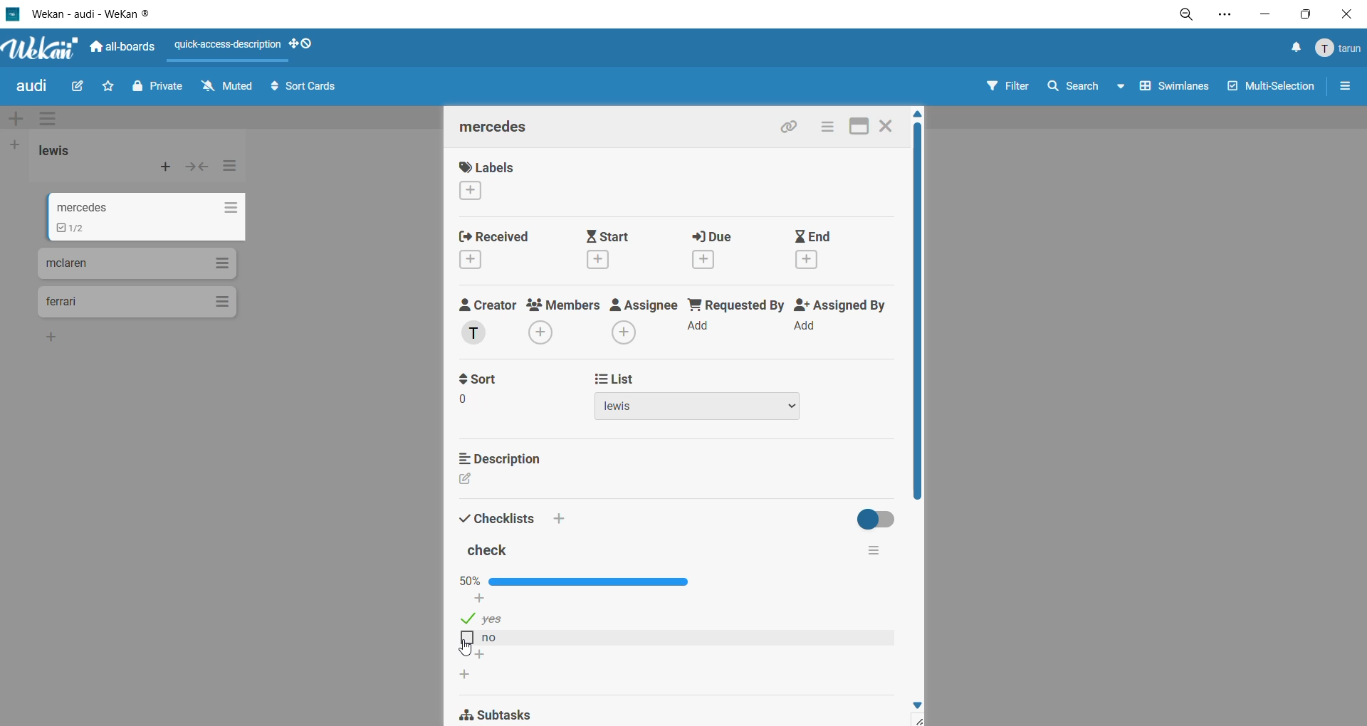 Image resolution: width=1367 pixels, height=726 pixels. I want to click on subtasks, so click(500, 715).